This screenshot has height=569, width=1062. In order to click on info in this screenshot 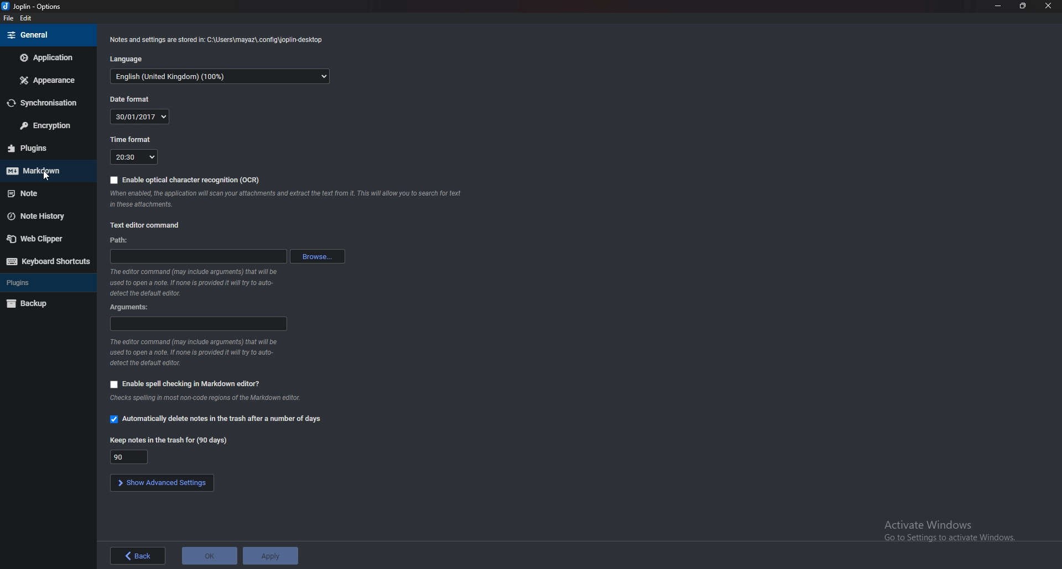, I will do `click(197, 282)`.